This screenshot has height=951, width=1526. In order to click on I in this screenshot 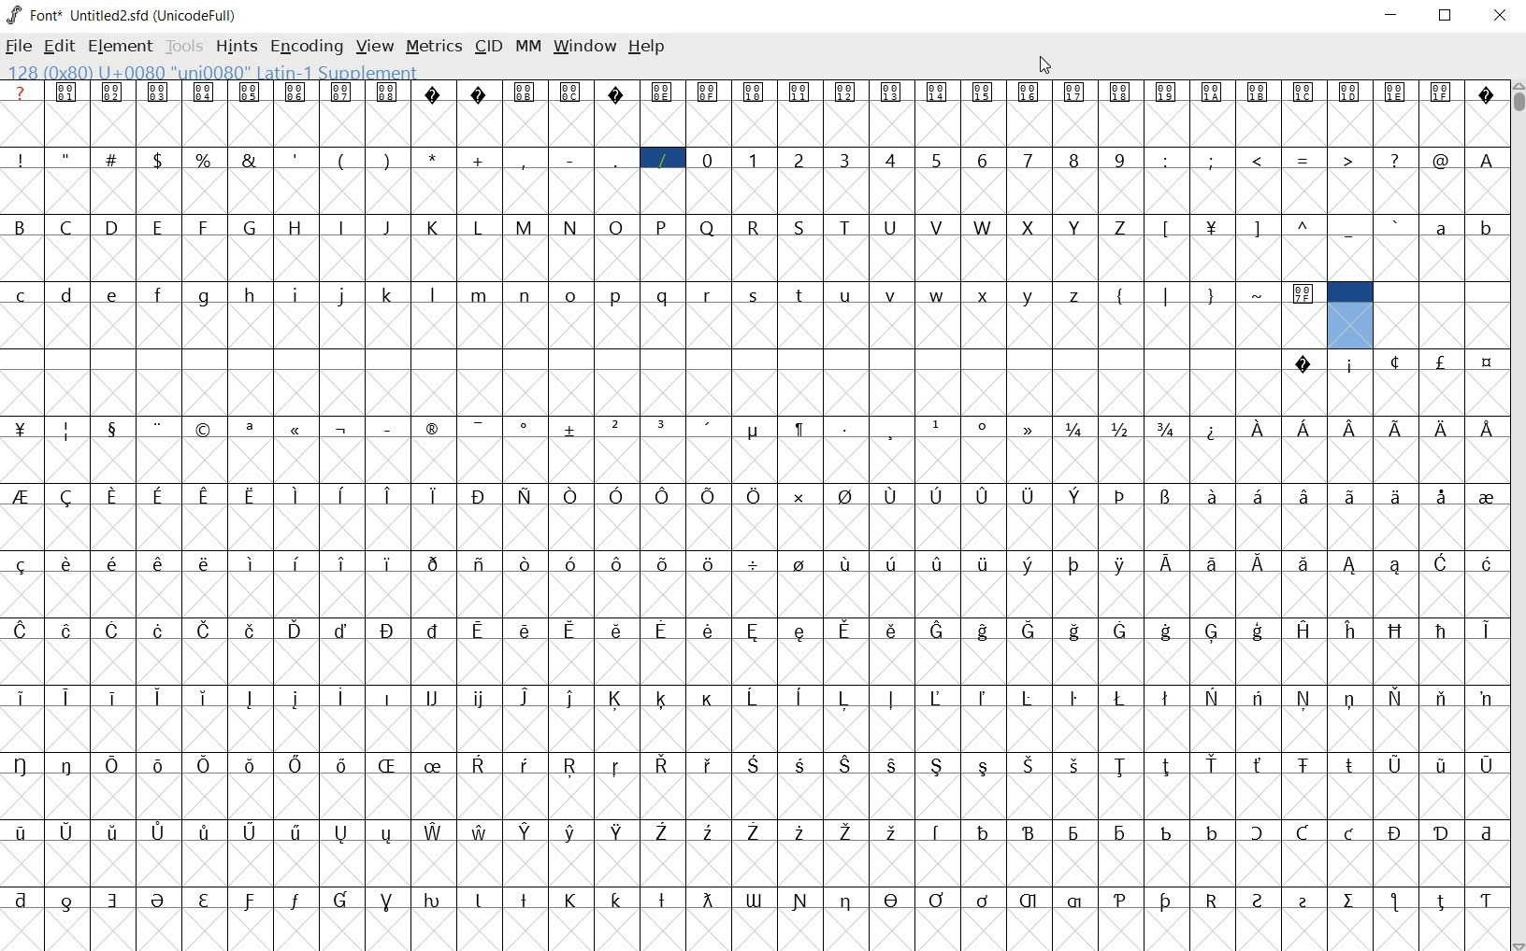, I will do `click(343, 226)`.